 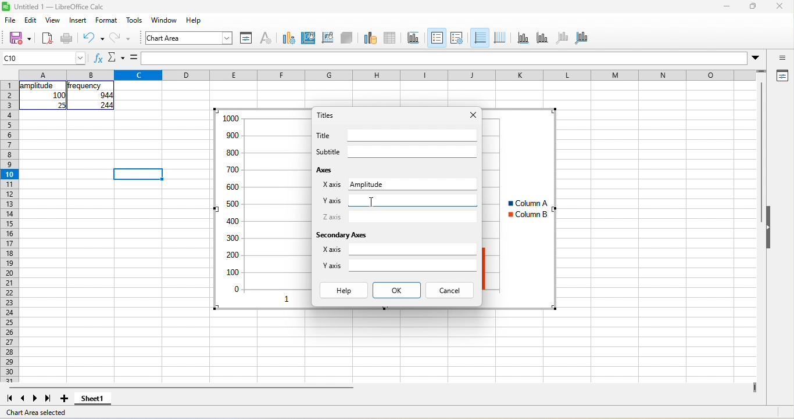 I want to click on Y axis, so click(x=332, y=265).